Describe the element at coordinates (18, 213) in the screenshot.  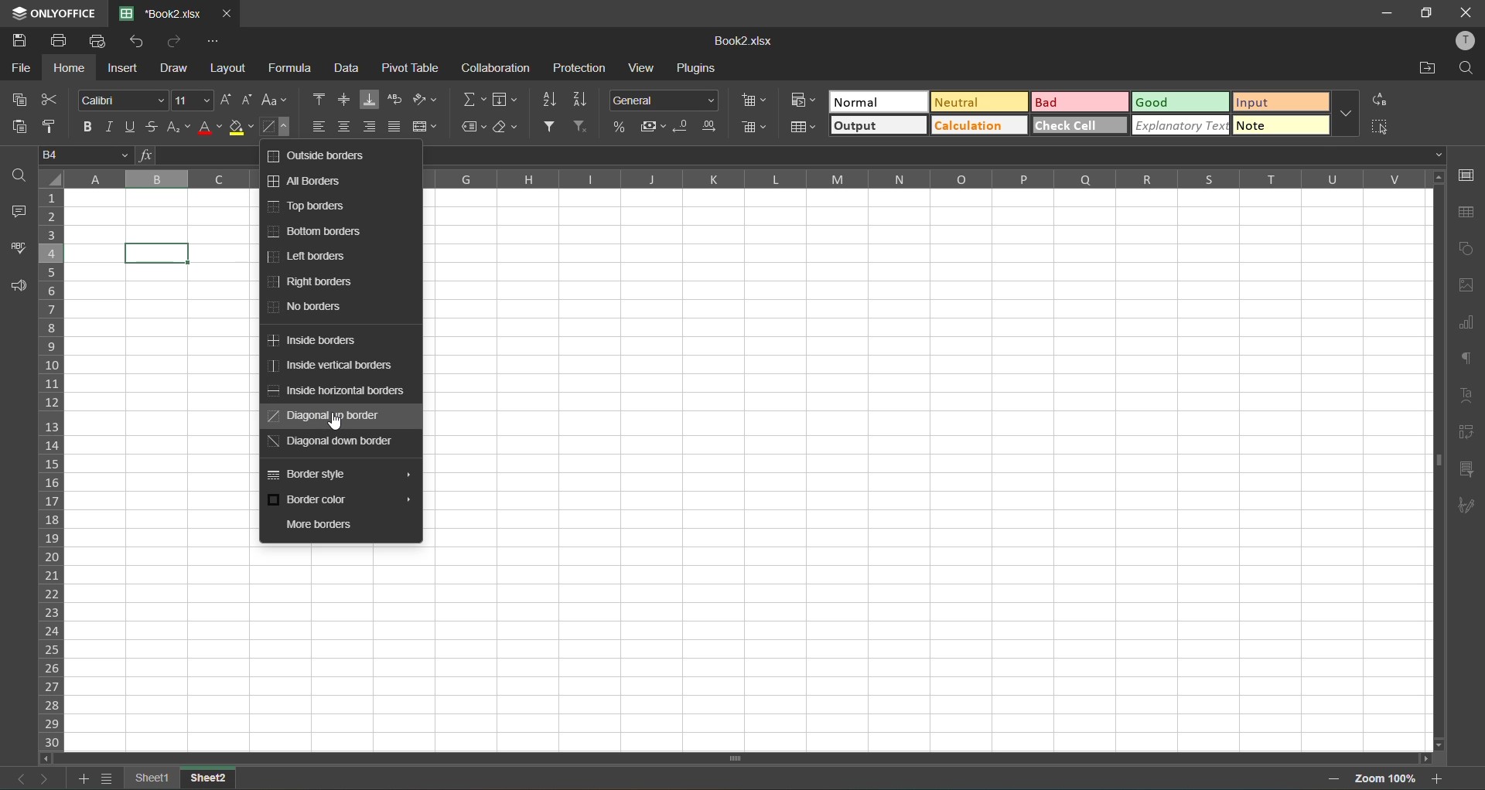
I see `comments` at that location.